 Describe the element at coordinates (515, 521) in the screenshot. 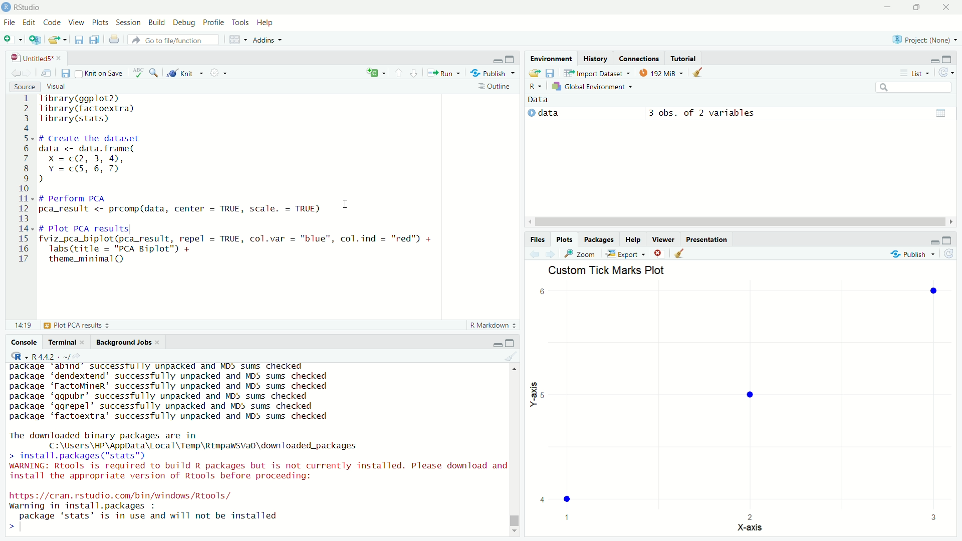

I see `vertical scrollbar` at that location.